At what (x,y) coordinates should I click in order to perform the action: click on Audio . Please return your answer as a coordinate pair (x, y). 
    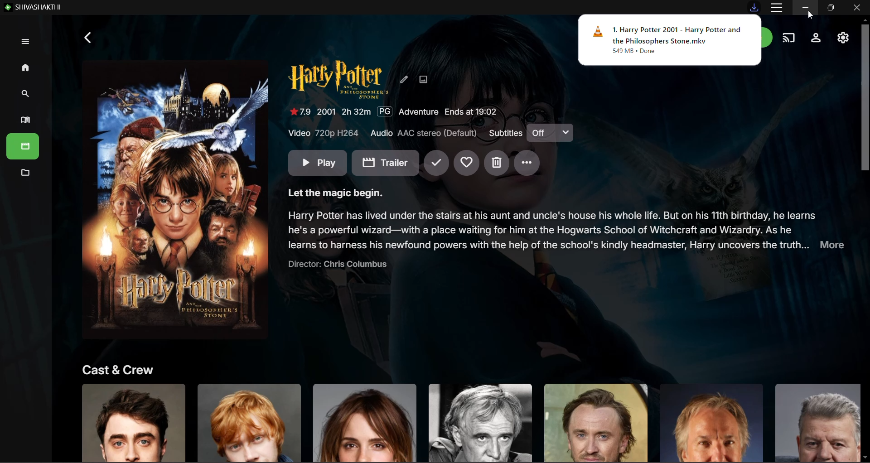
    Looking at the image, I should click on (425, 133).